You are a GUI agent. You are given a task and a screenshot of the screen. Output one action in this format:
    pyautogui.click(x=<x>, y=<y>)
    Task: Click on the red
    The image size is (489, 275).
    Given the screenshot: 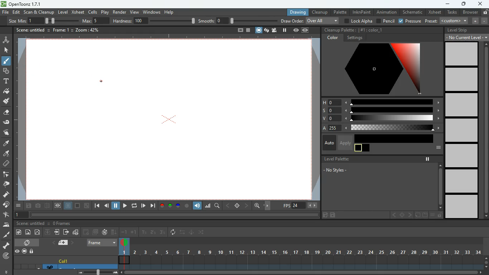 What is the action you would take?
    pyautogui.click(x=162, y=206)
    